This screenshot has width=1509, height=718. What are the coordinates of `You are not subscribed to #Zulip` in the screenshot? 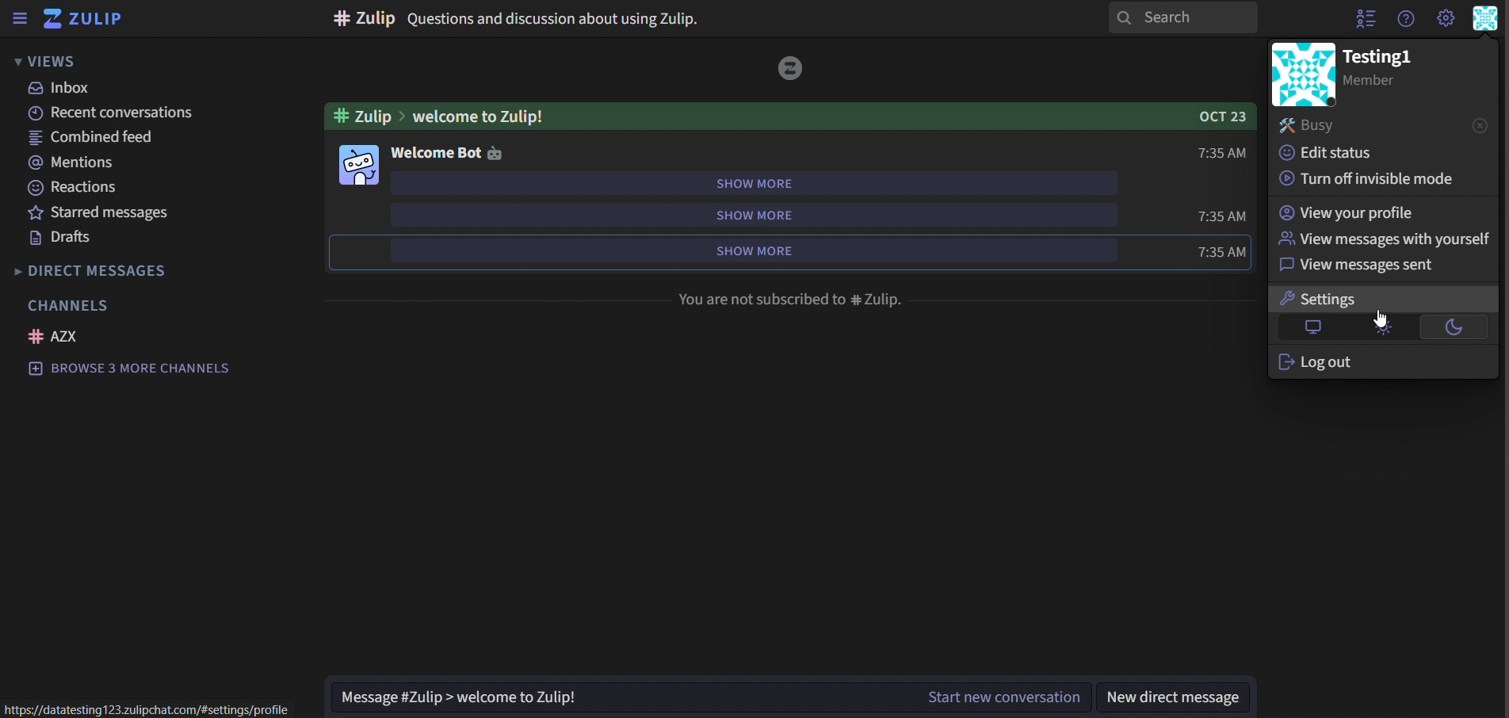 It's located at (796, 300).